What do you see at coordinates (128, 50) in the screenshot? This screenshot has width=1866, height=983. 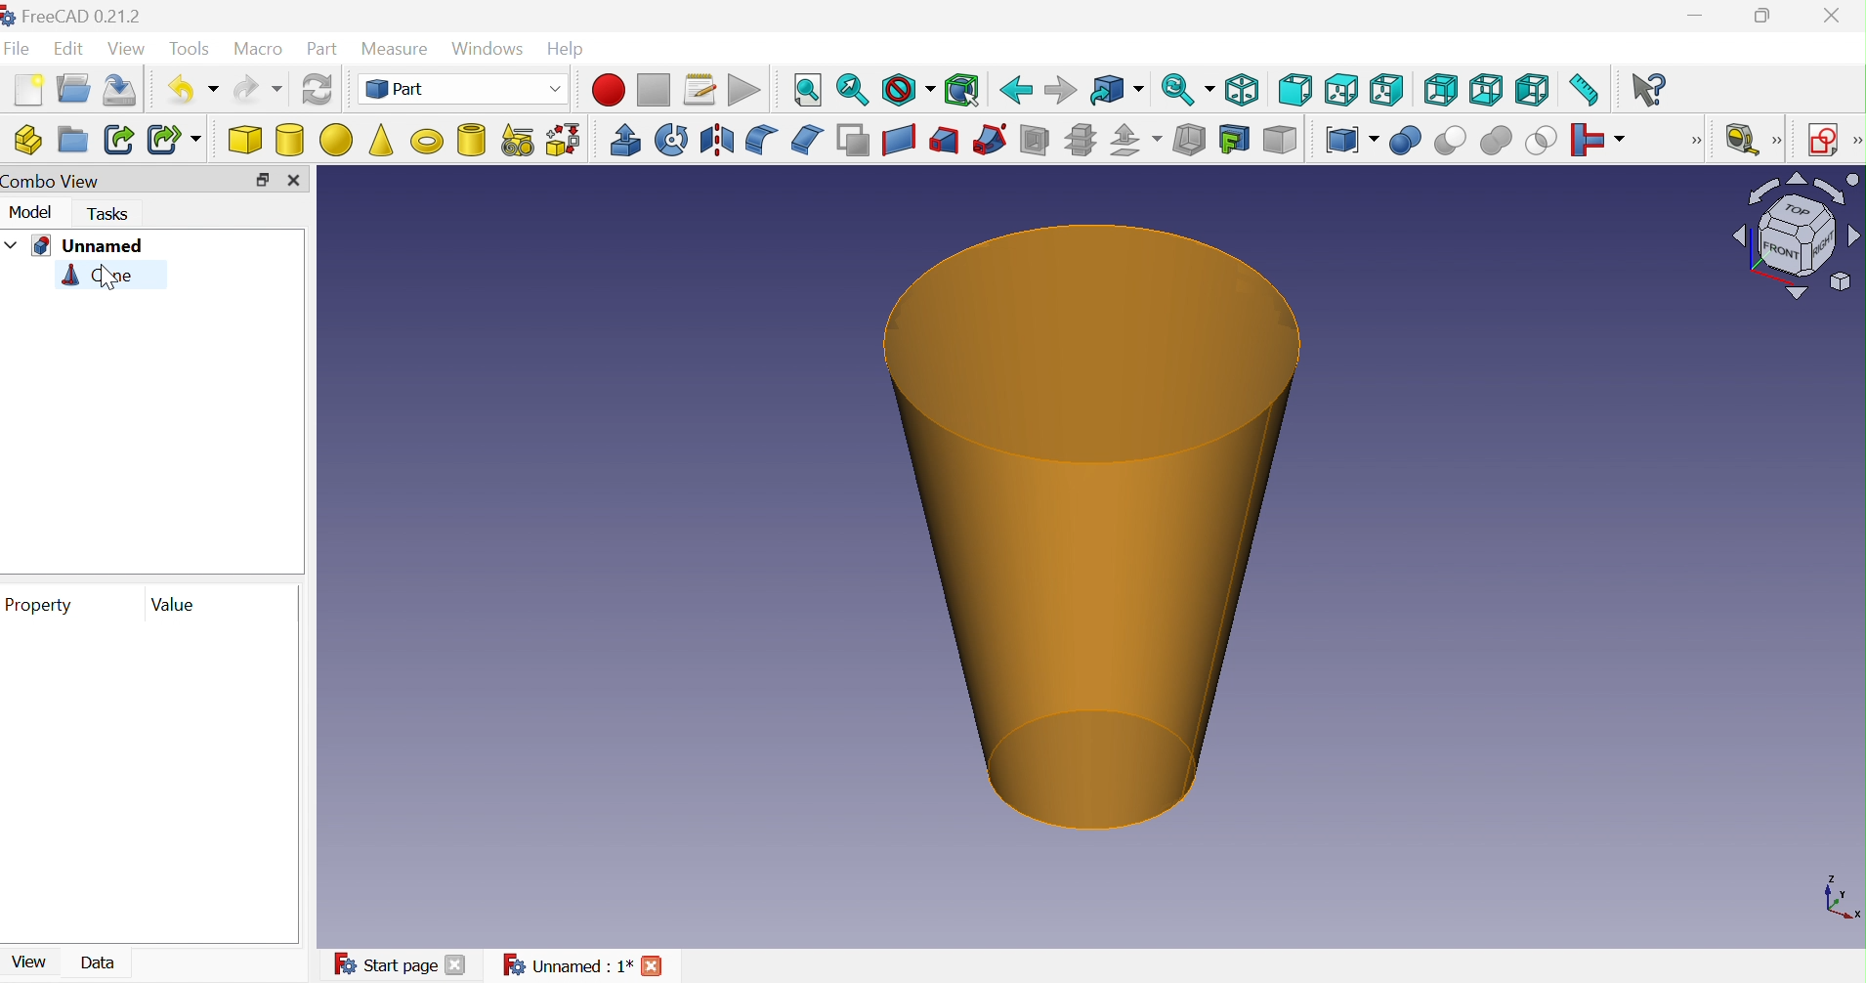 I see `Vieq` at bounding box center [128, 50].